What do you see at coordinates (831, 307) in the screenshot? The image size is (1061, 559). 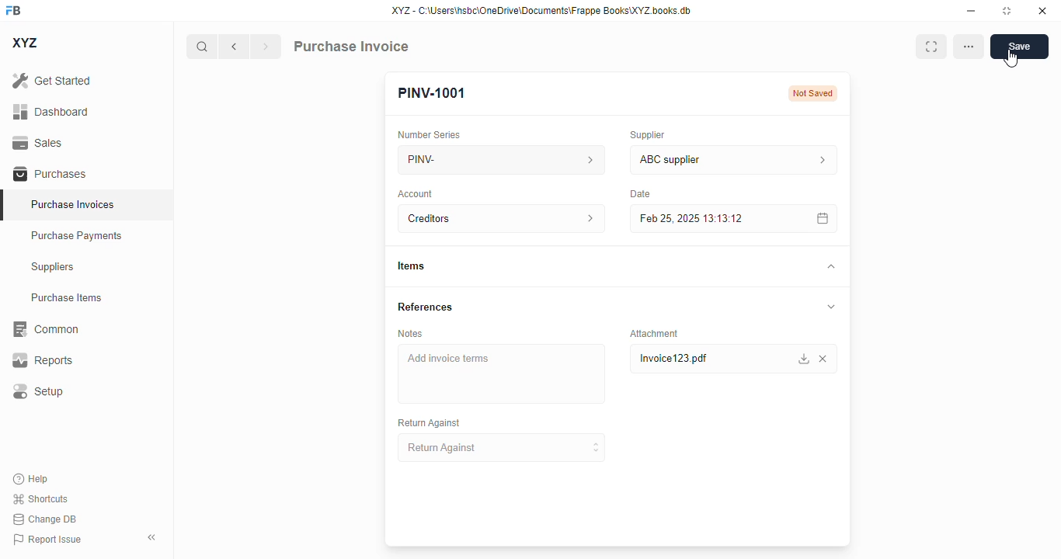 I see `toggle expand/collapse` at bounding box center [831, 307].